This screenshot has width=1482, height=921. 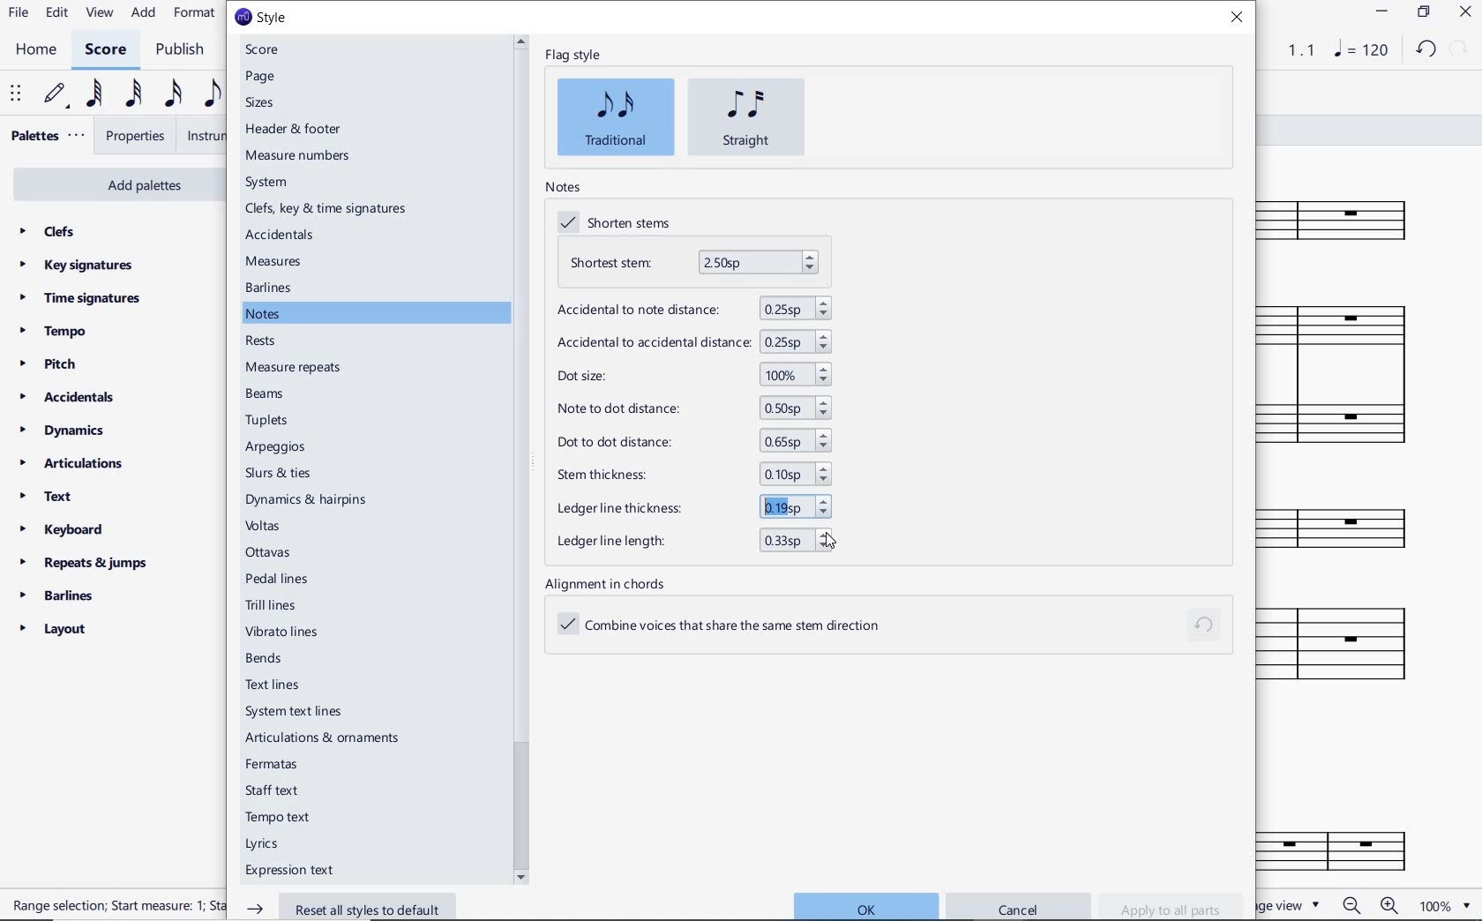 I want to click on score, so click(x=263, y=50).